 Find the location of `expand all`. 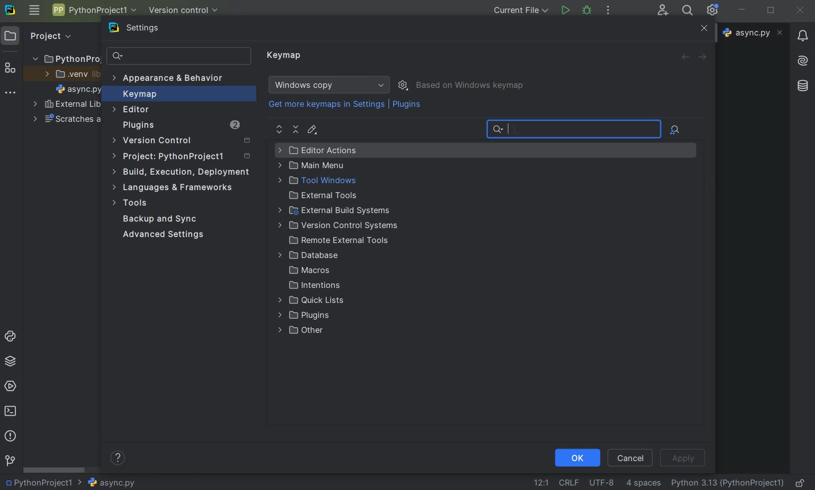

expand all is located at coordinates (280, 130).